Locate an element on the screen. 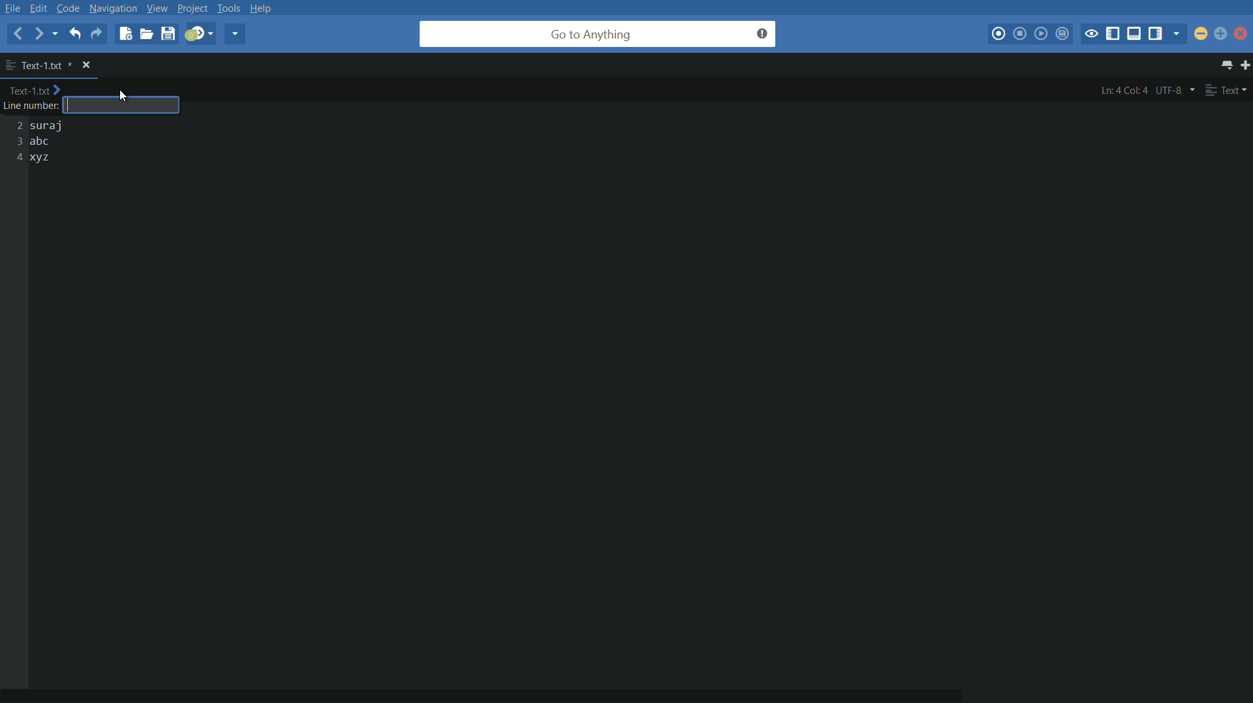  back is located at coordinates (18, 33).